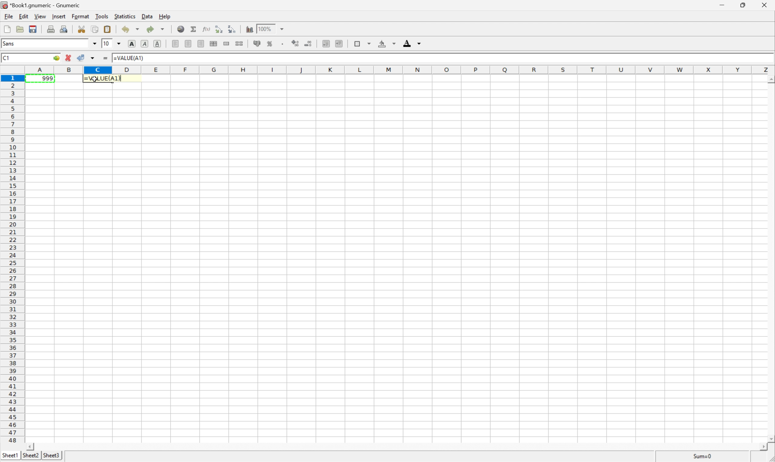  What do you see at coordinates (51, 28) in the screenshot?
I see `print current file` at bounding box center [51, 28].